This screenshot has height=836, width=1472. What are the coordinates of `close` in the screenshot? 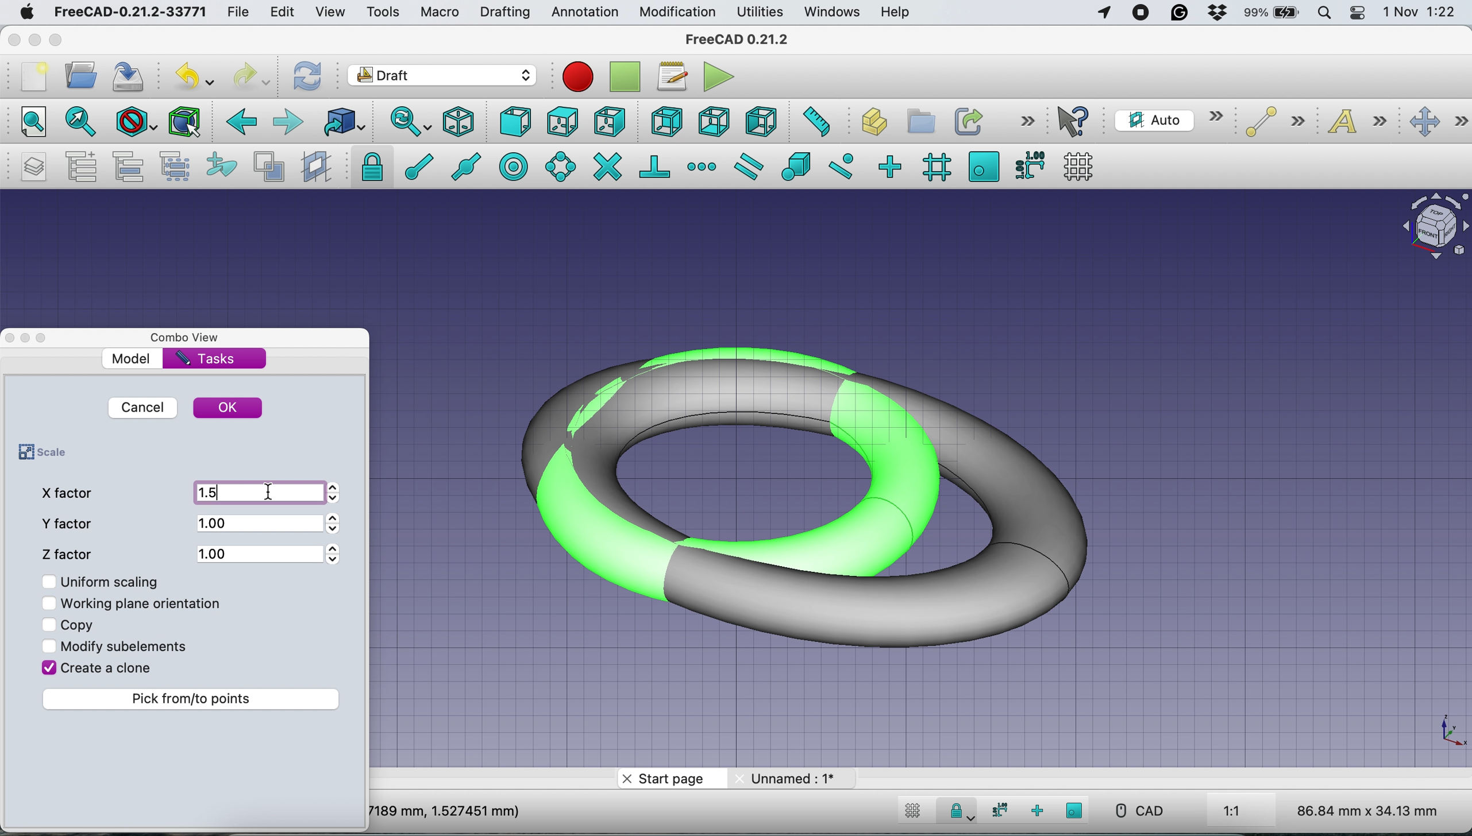 It's located at (12, 40).